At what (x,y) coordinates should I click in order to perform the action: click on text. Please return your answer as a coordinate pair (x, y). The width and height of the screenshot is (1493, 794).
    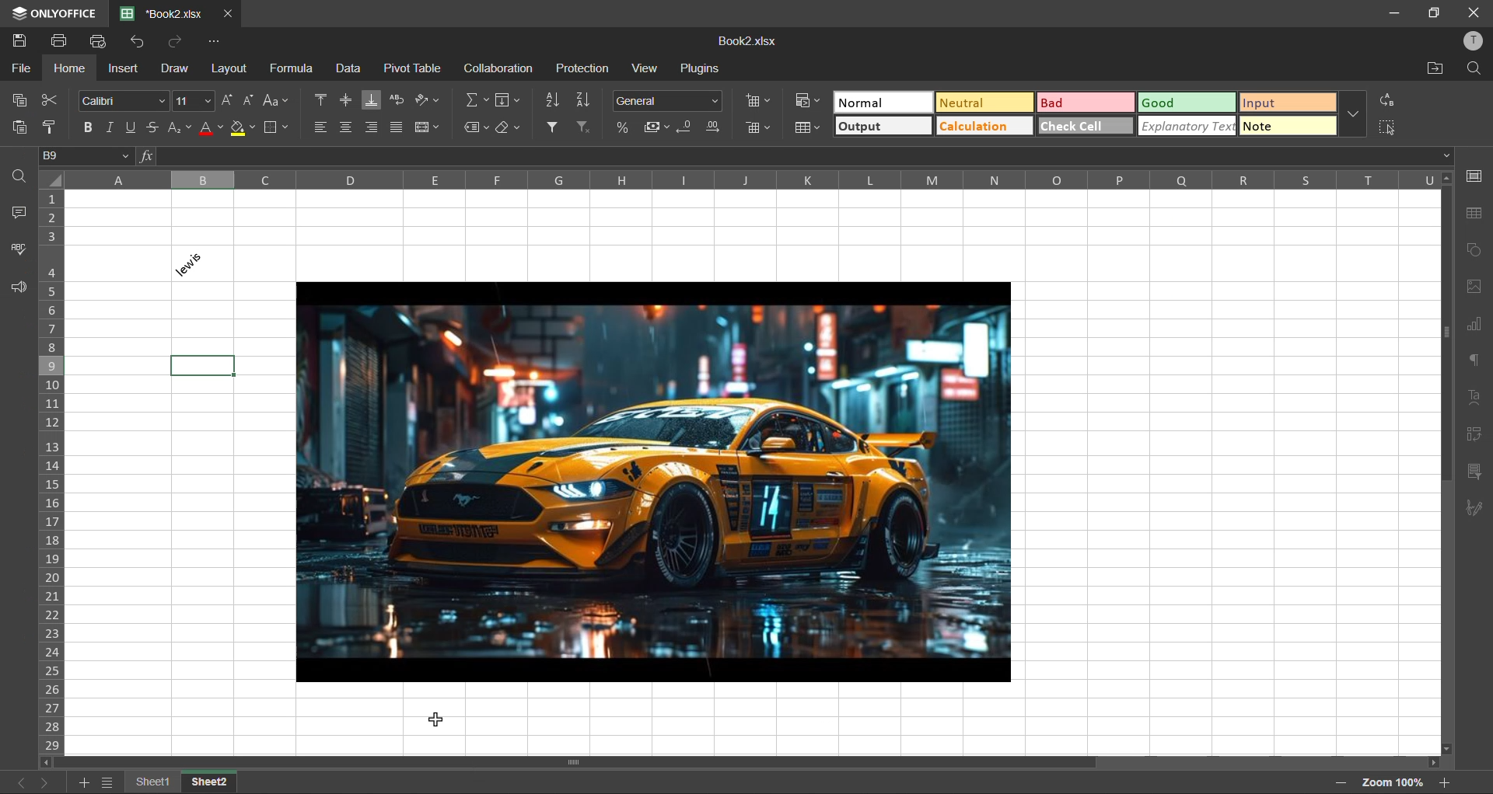
    Looking at the image, I should click on (1474, 398).